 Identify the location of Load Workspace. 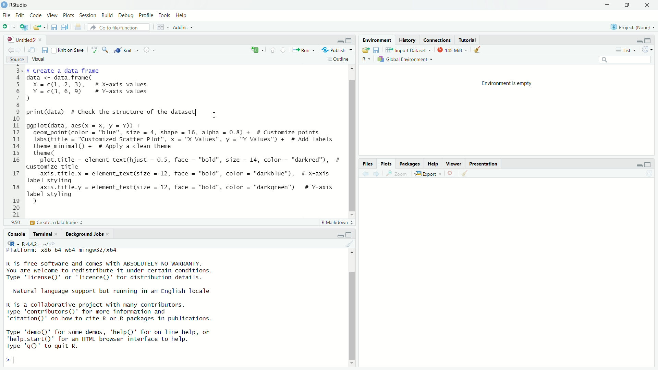
(366, 50).